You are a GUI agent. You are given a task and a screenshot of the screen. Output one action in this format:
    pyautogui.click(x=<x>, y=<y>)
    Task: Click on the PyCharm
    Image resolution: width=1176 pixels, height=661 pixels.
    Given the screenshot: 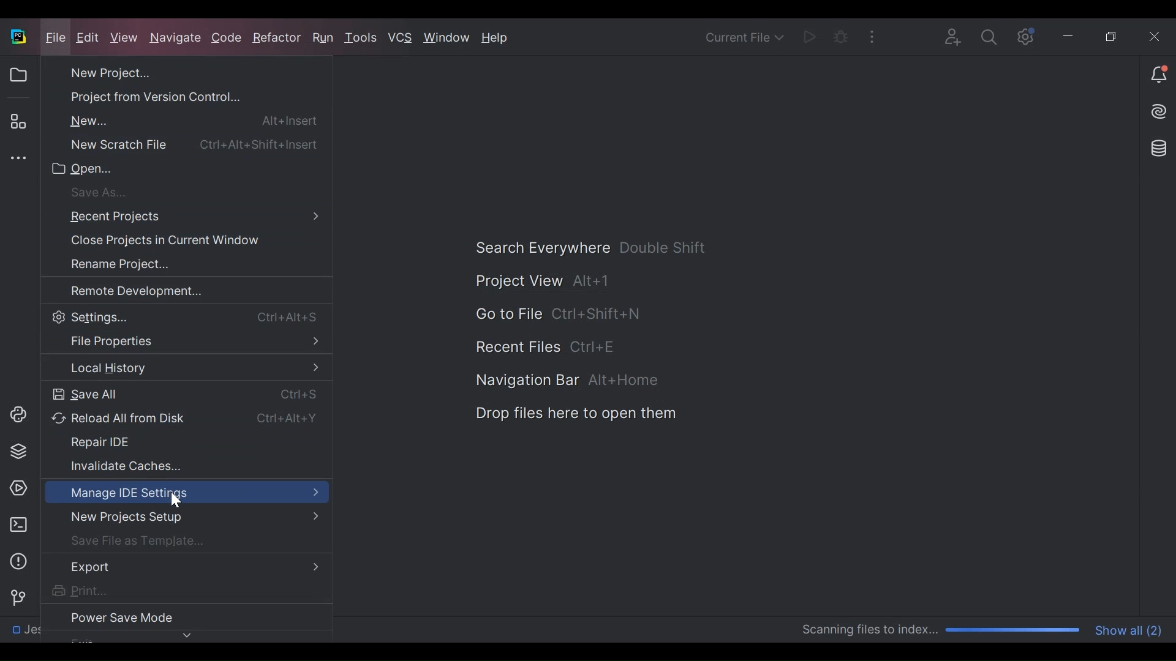 What is the action you would take?
    pyautogui.click(x=18, y=36)
    